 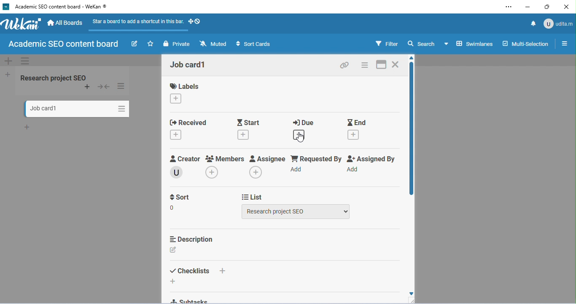 I want to click on WeKan logo, so click(x=22, y=24).